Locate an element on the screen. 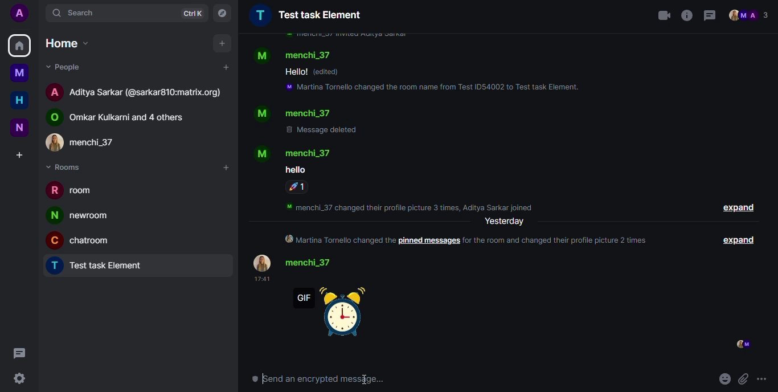  search is located at coordinates (80, 11).